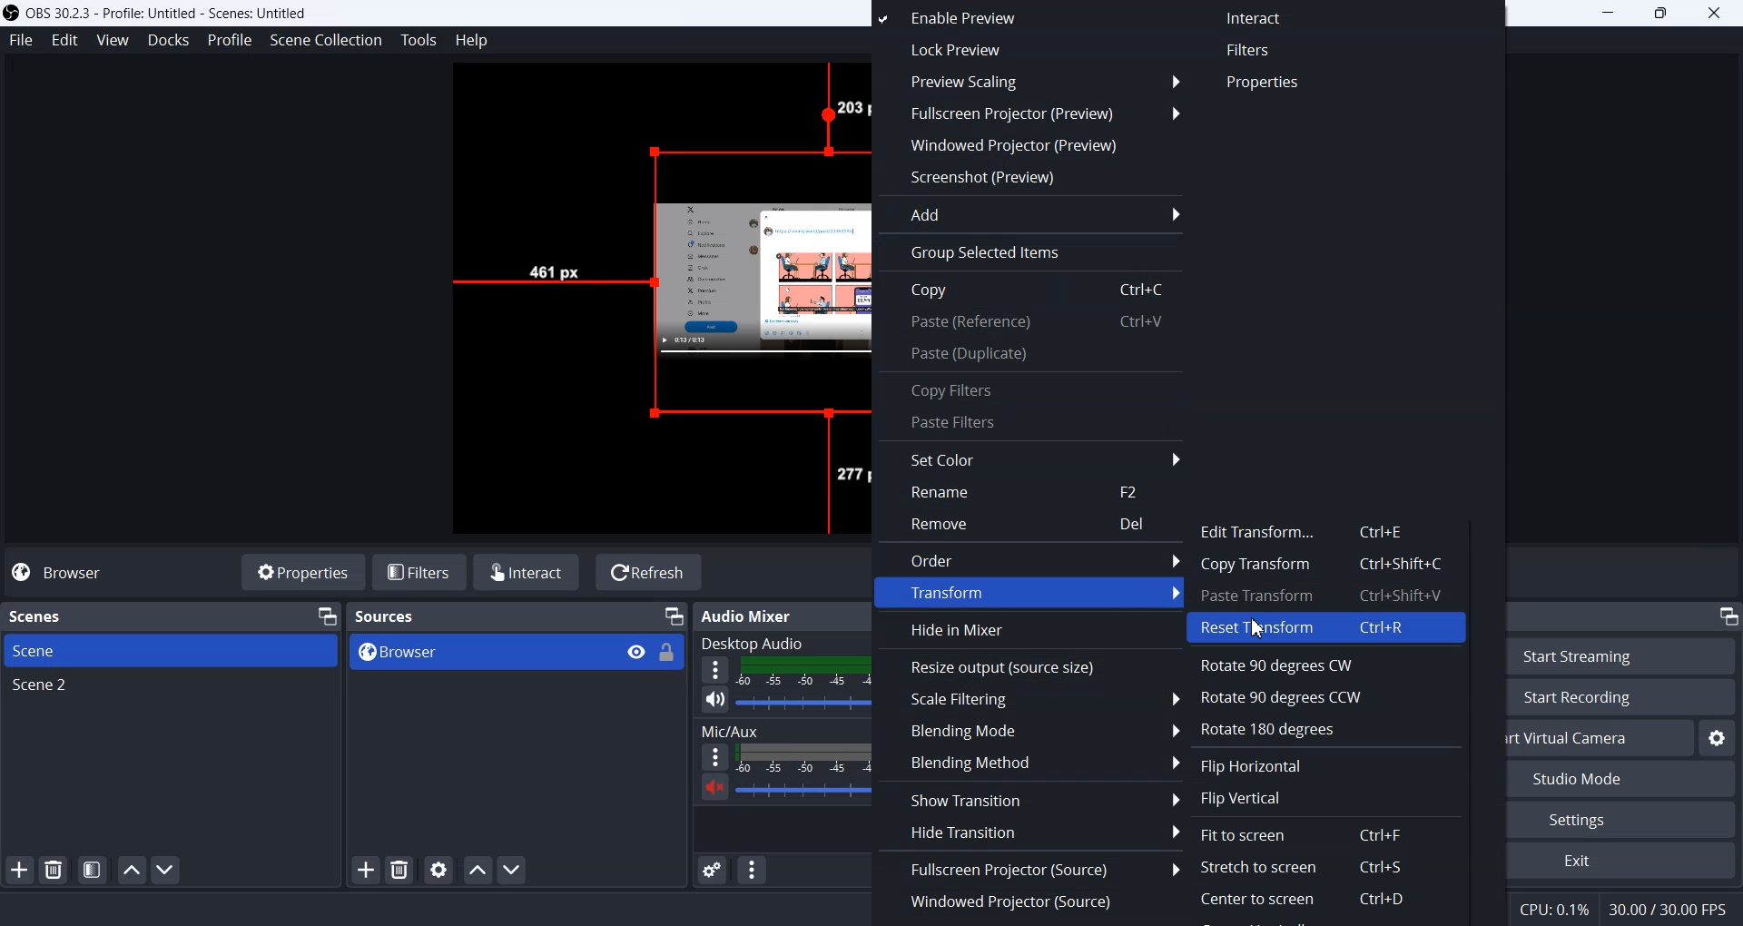 This screenshot has width=1743, height=926. I want to click on Properties, so click(303, 573).